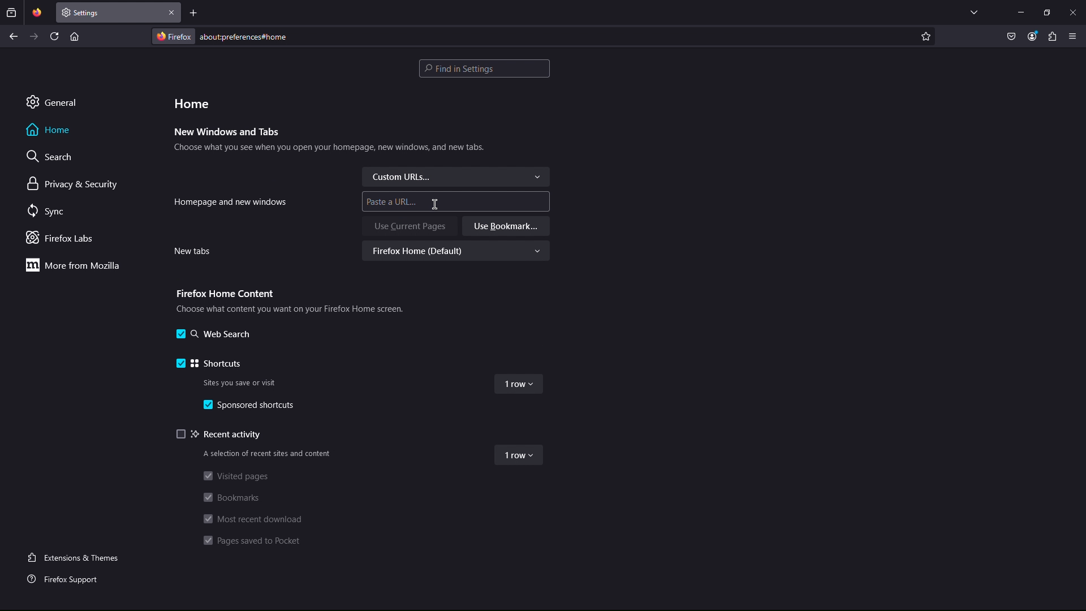  What do you see at coordinates (434, 204) in the screenshot?
I see `Cursor` at bounding box center [434, 204].